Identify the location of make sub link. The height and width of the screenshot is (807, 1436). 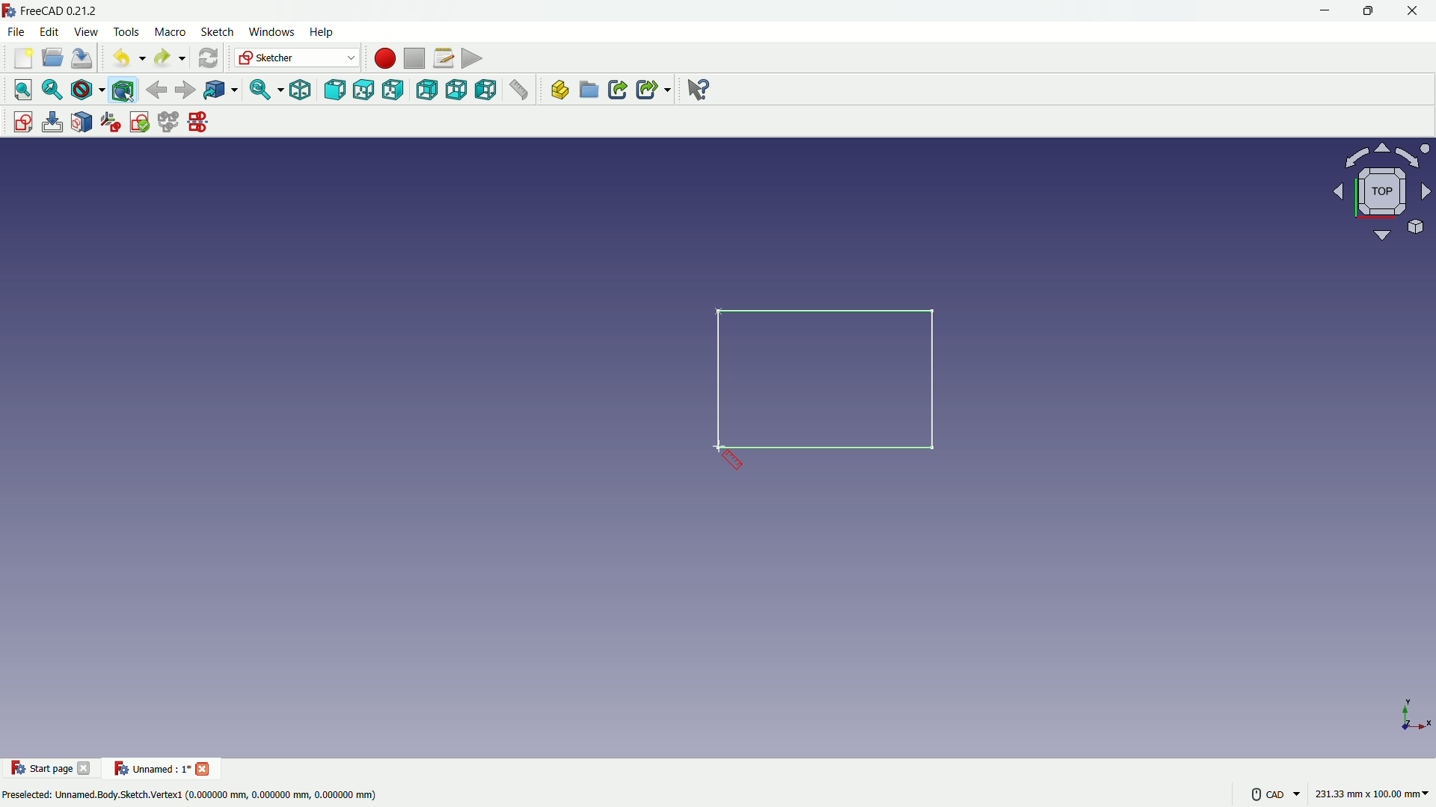
(652, 90).